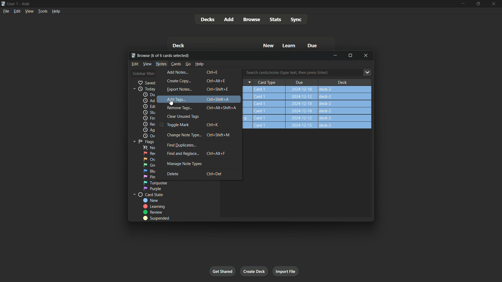  What do you see at coordinates (170, 102) in the screenshot?
I see `cursor` at bounding box center [170, 102].